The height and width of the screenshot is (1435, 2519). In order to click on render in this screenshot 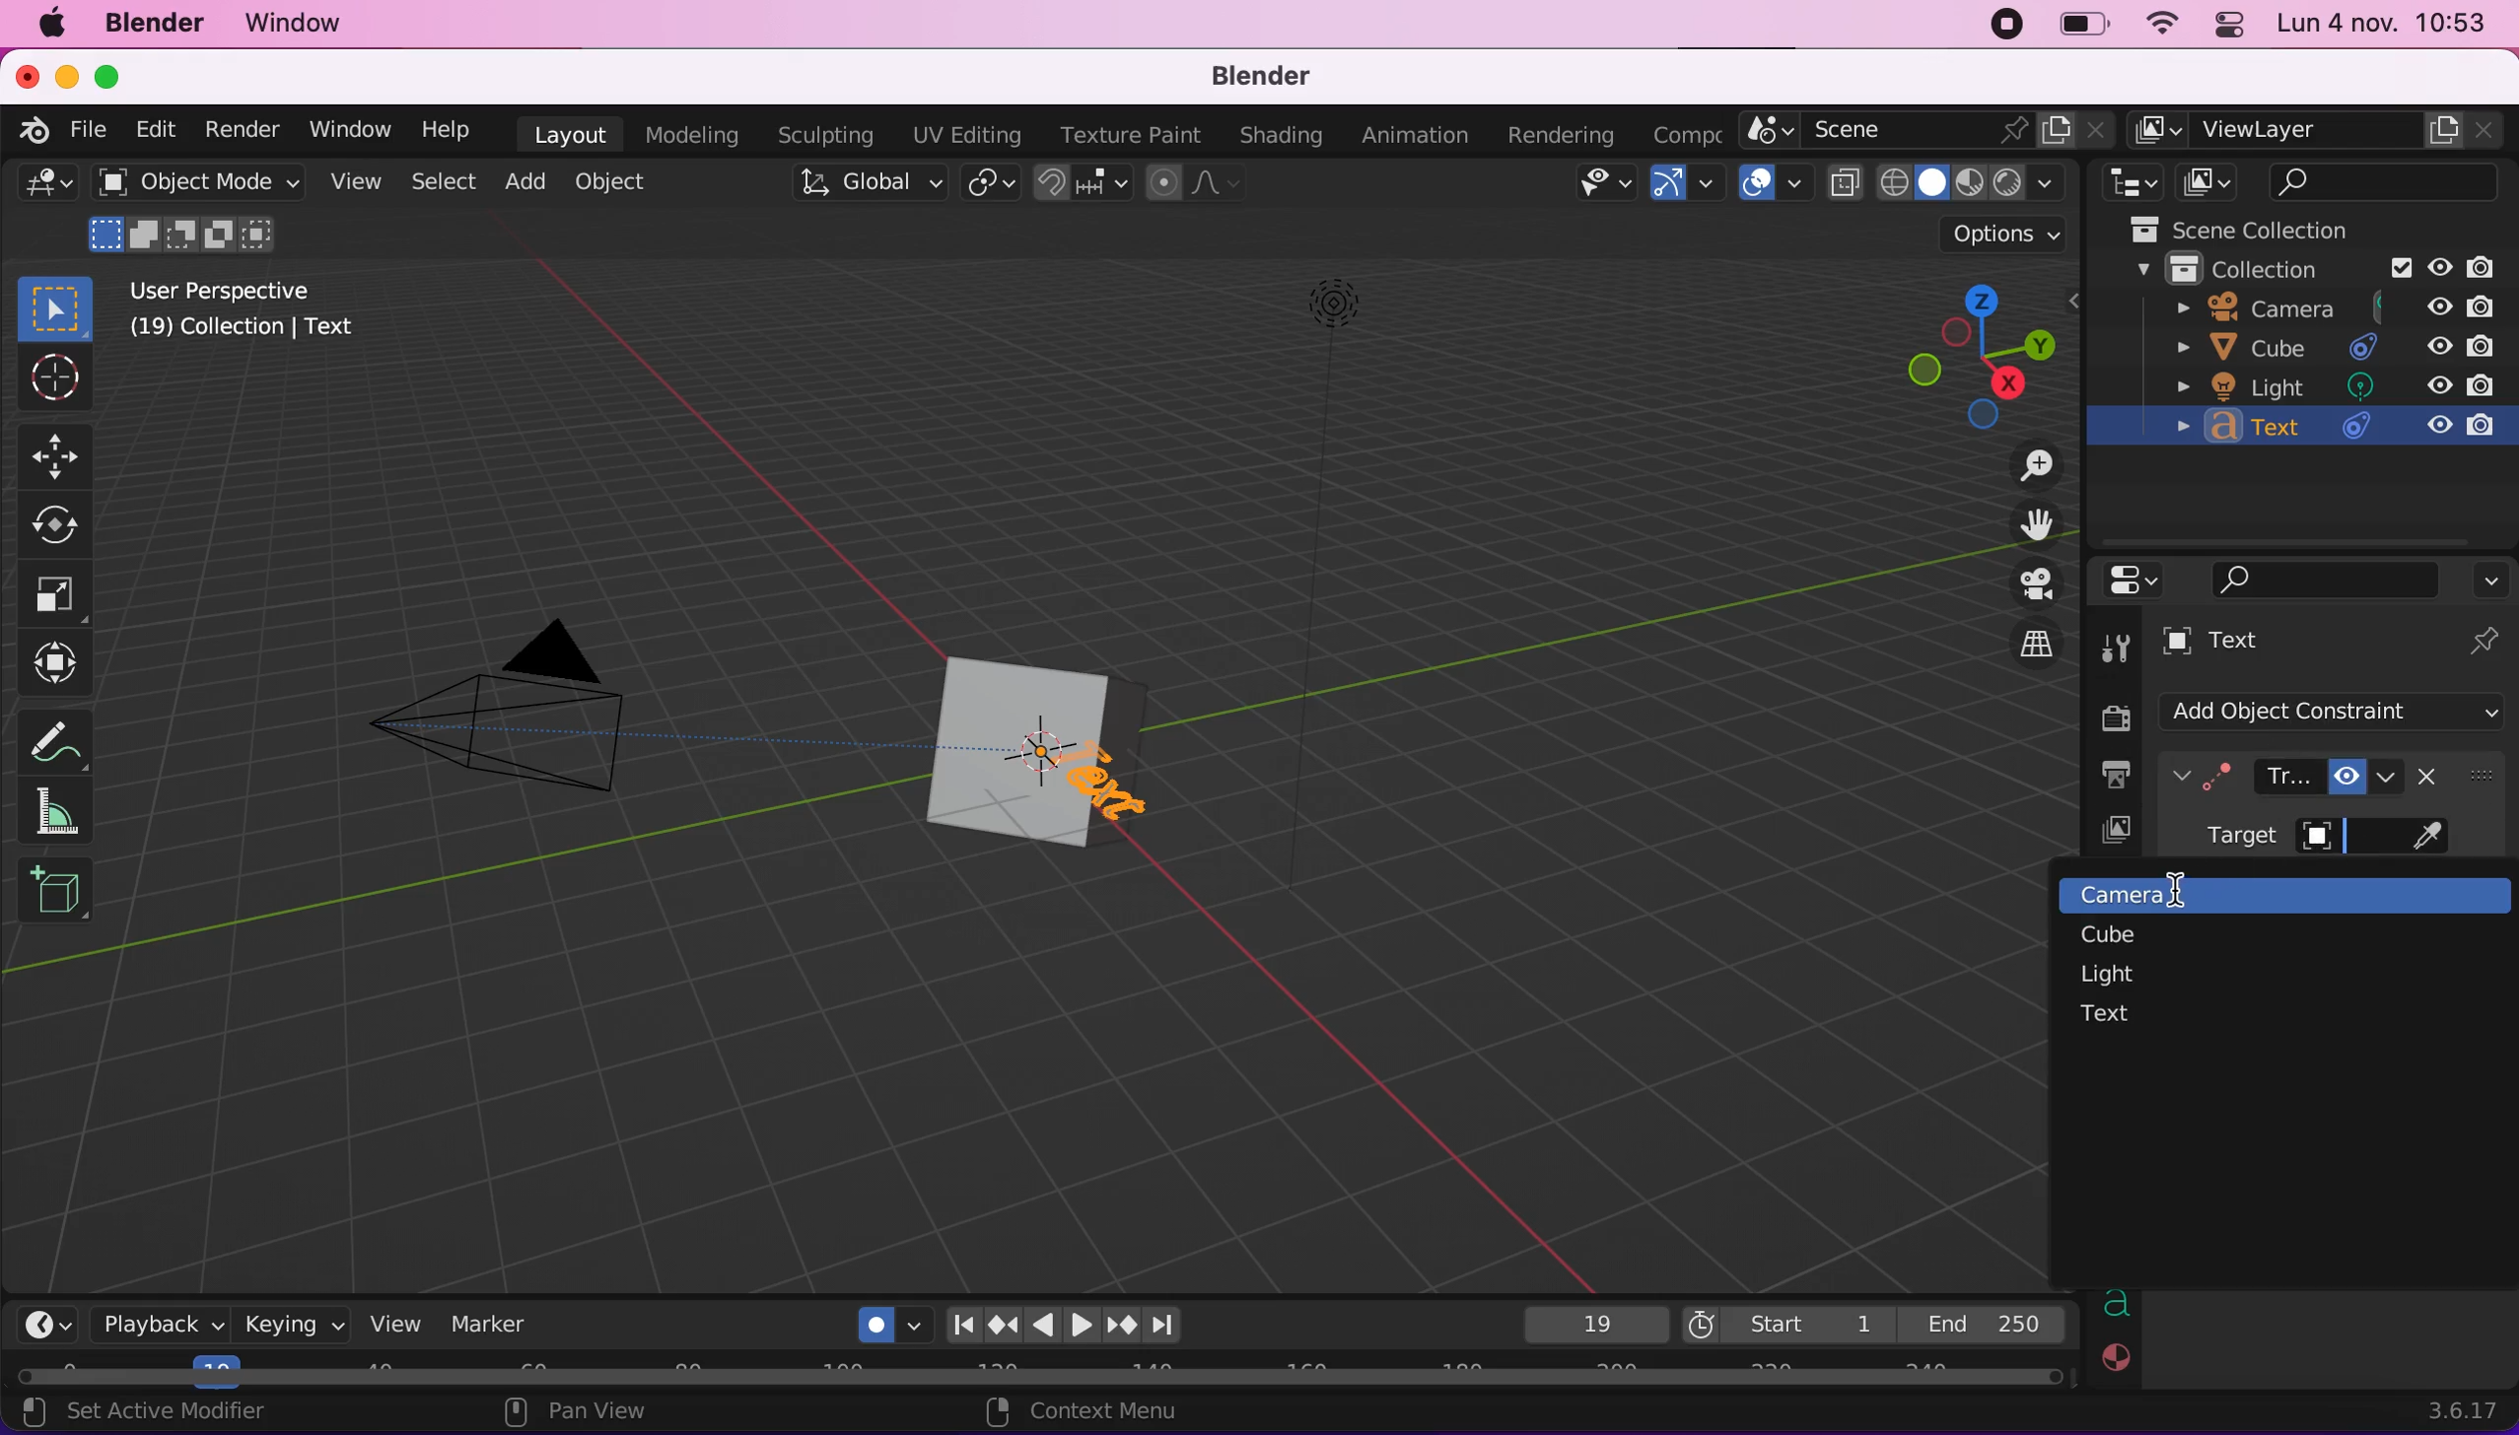, I will do `click(2107, 709)`.